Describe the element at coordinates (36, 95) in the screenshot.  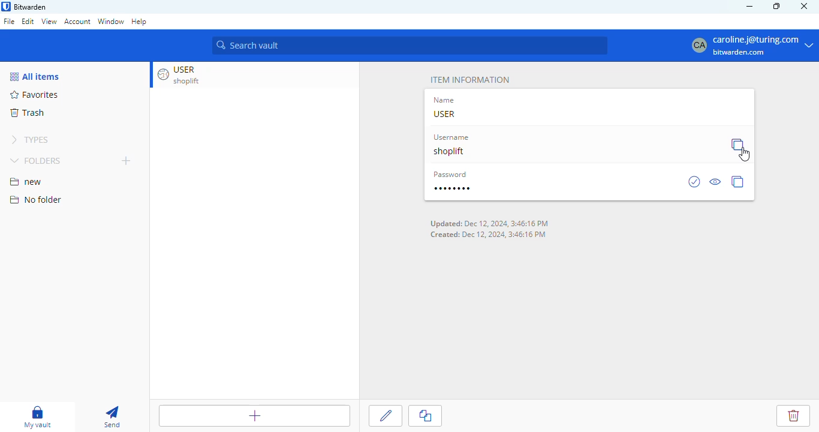
I see `favorites` at that location.